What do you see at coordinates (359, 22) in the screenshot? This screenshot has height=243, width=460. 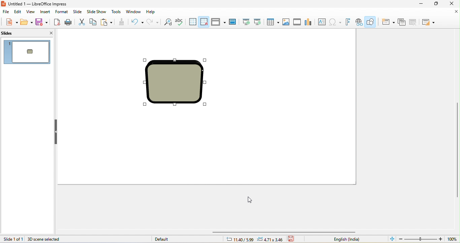 I see `hyperlink` at bounding box center [359, 22].